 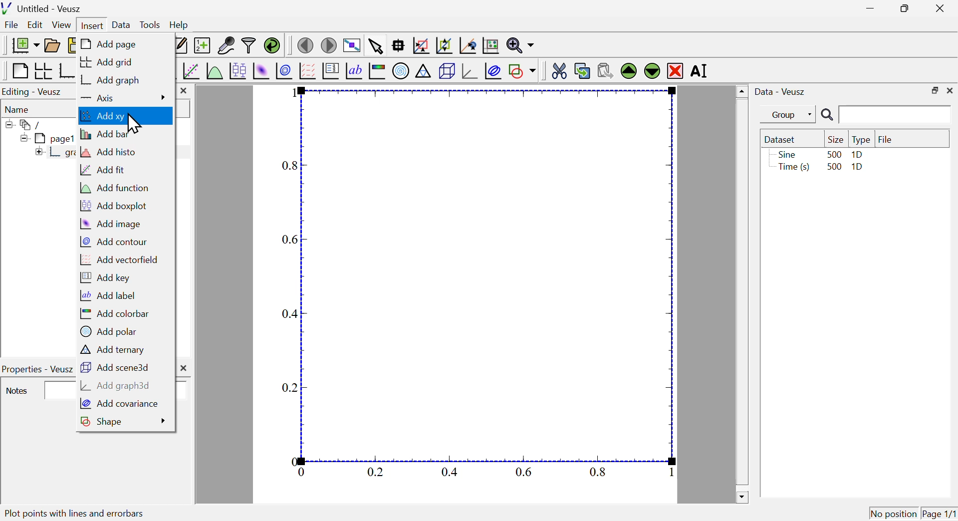 I want to click on 1, so click(x=666, y=472).